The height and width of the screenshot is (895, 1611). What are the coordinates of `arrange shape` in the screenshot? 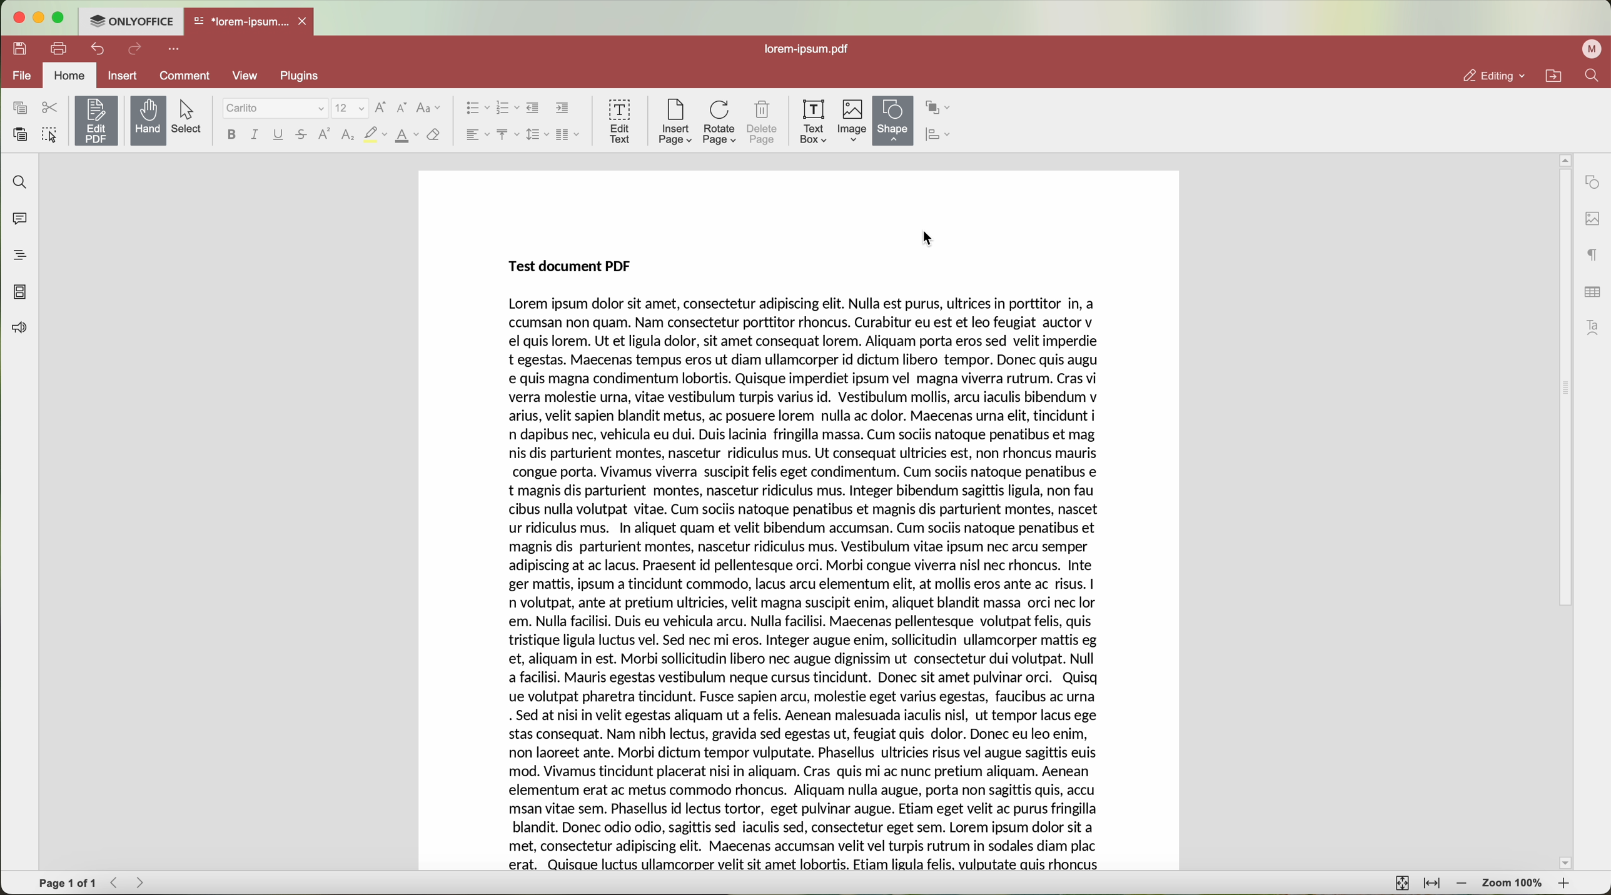 It's located at (941, 106).